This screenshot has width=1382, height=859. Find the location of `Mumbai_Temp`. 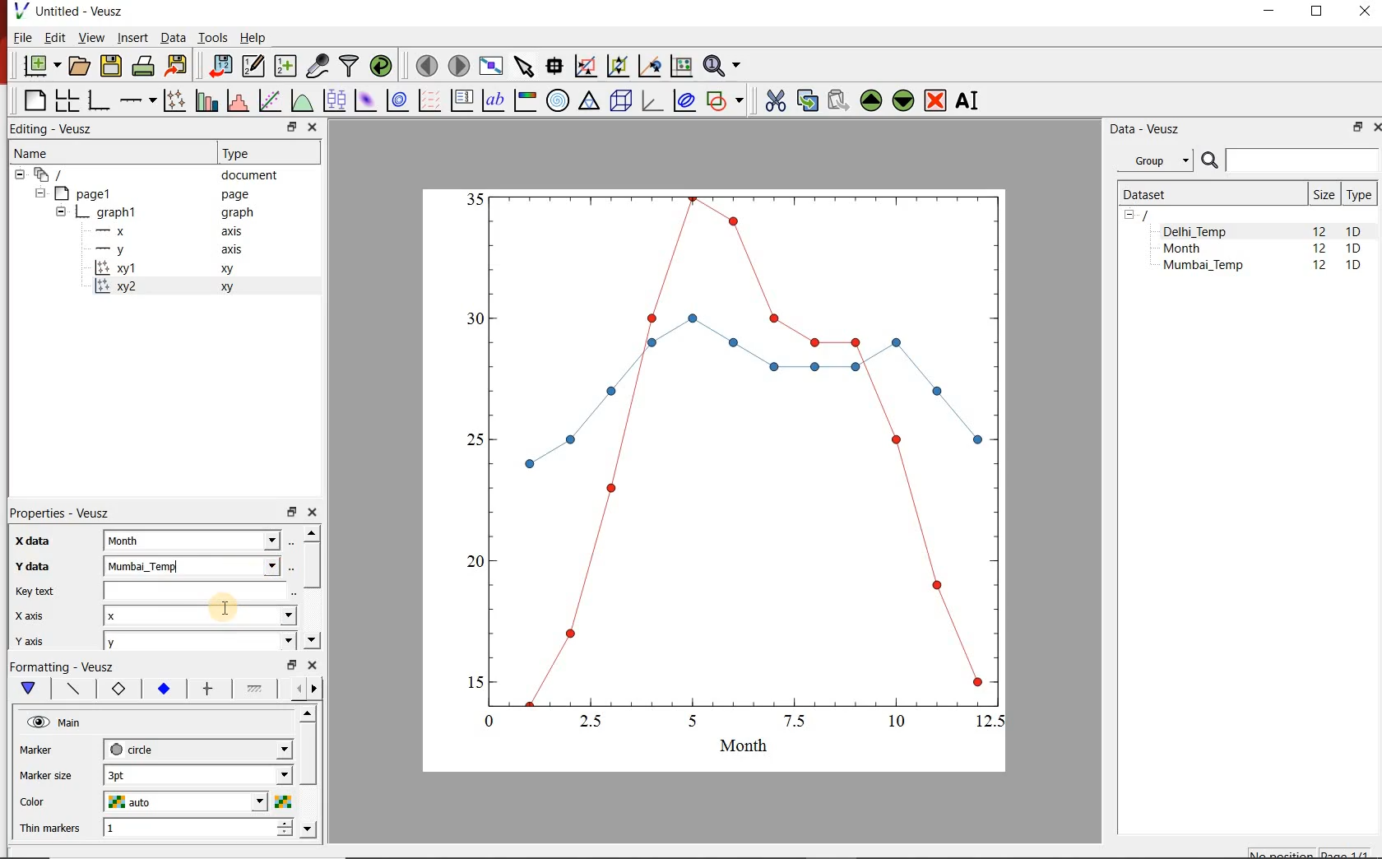

Mumbai_Temp is located at coordinates (201, 564).